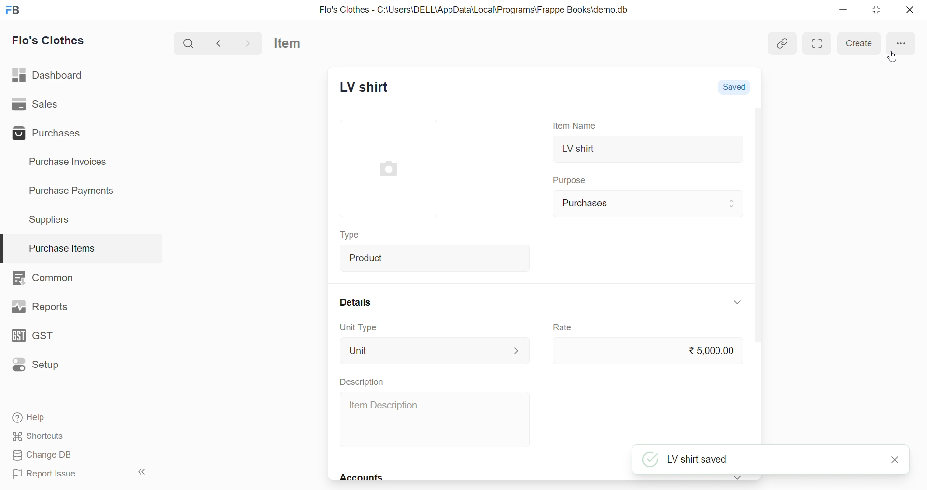 The width and height of the screenshot is (927, 490). What do you see at coordinates (52, 74) in the screenshot?
I see `Dashboard` at bounding box center [52, 74].